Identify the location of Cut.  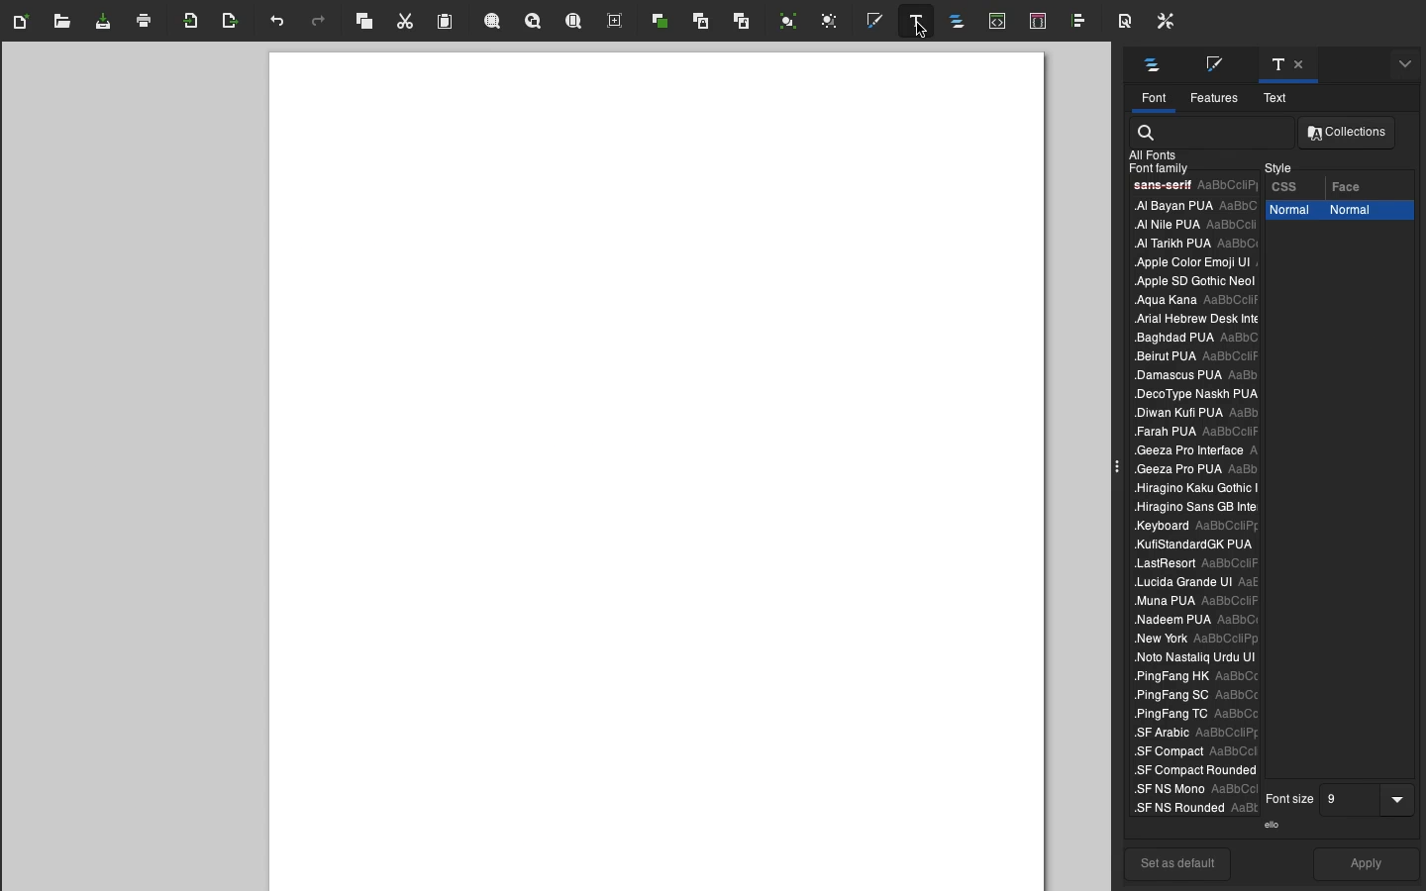
(409, 21).